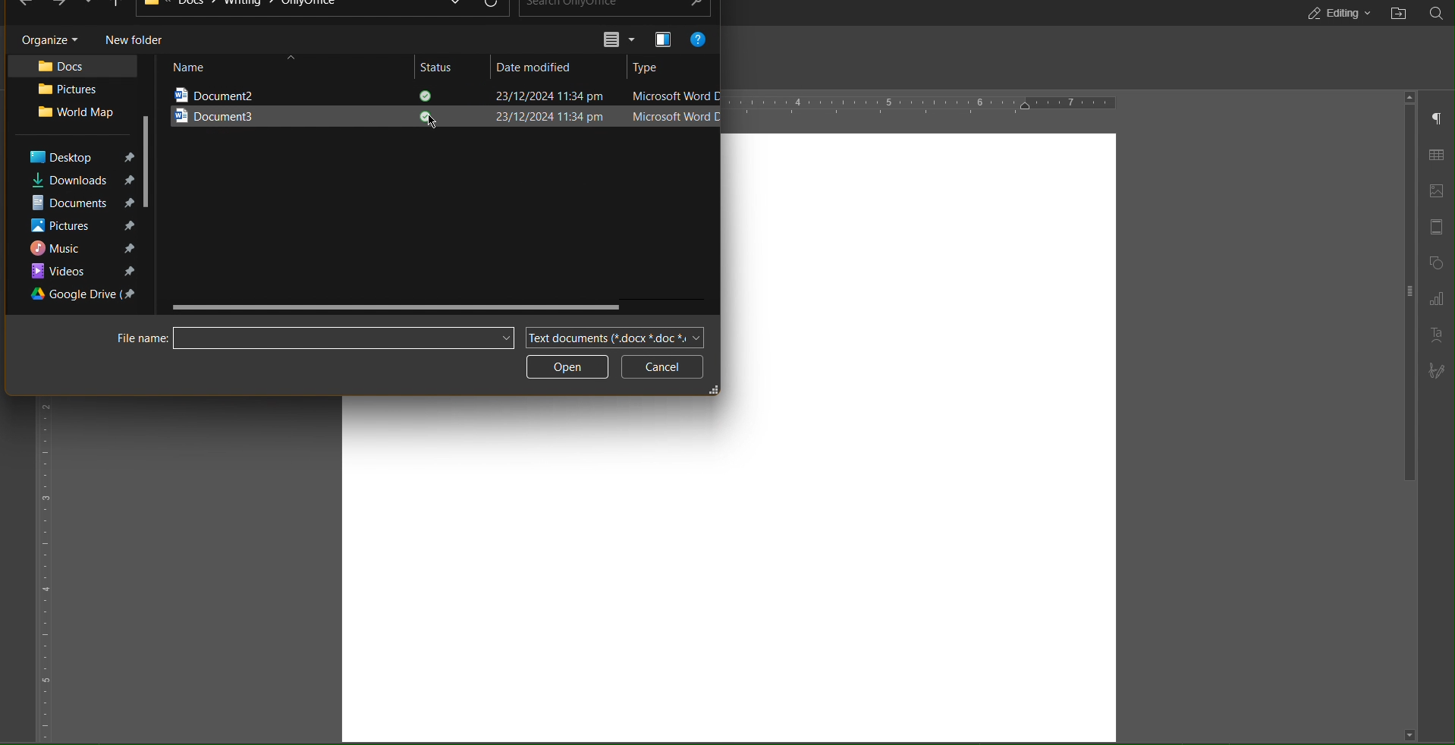 This screenshot has height=745, width=1455. What do you see at coordinates (620, 39) in the screenshot?
I see `List` at bounding box center [620, 39].